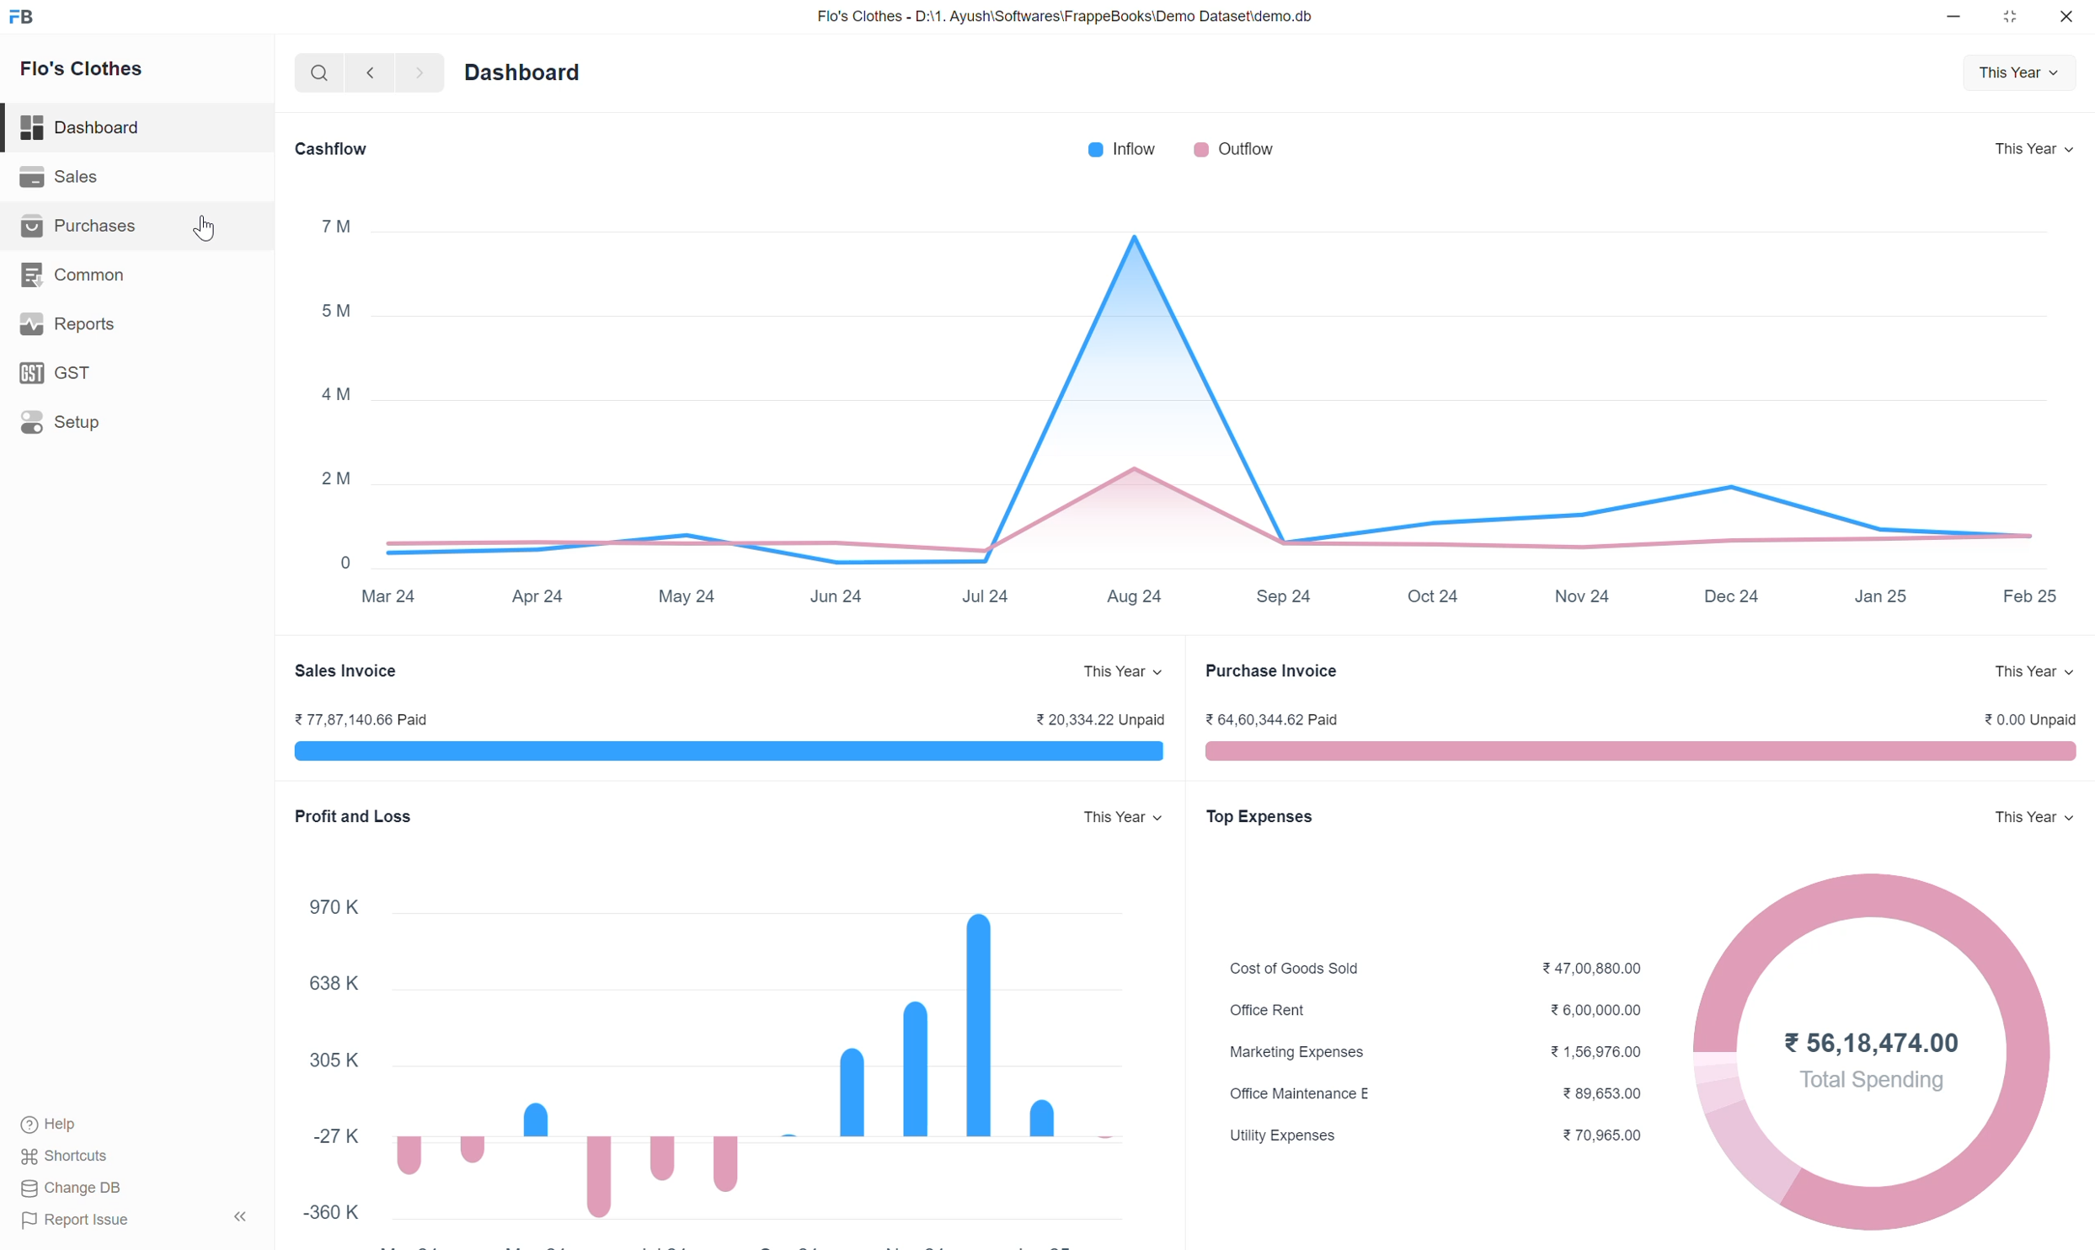 The height and width of the screenshot is (1250, 2095). What do you see at coordinates (1125, 818) in the screenshot?
I see `This year` at bounding box center [1125, 818].